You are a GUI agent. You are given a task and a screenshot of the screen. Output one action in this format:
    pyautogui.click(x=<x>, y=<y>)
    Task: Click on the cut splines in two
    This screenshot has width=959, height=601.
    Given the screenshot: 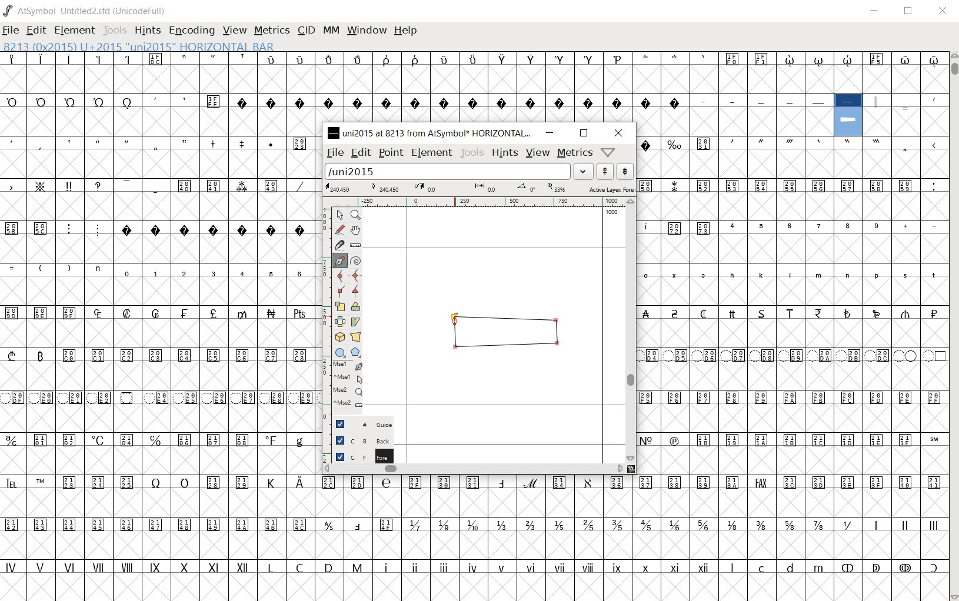 What is the action you would take?
    pyautogui.click(x=338, y=244)
    